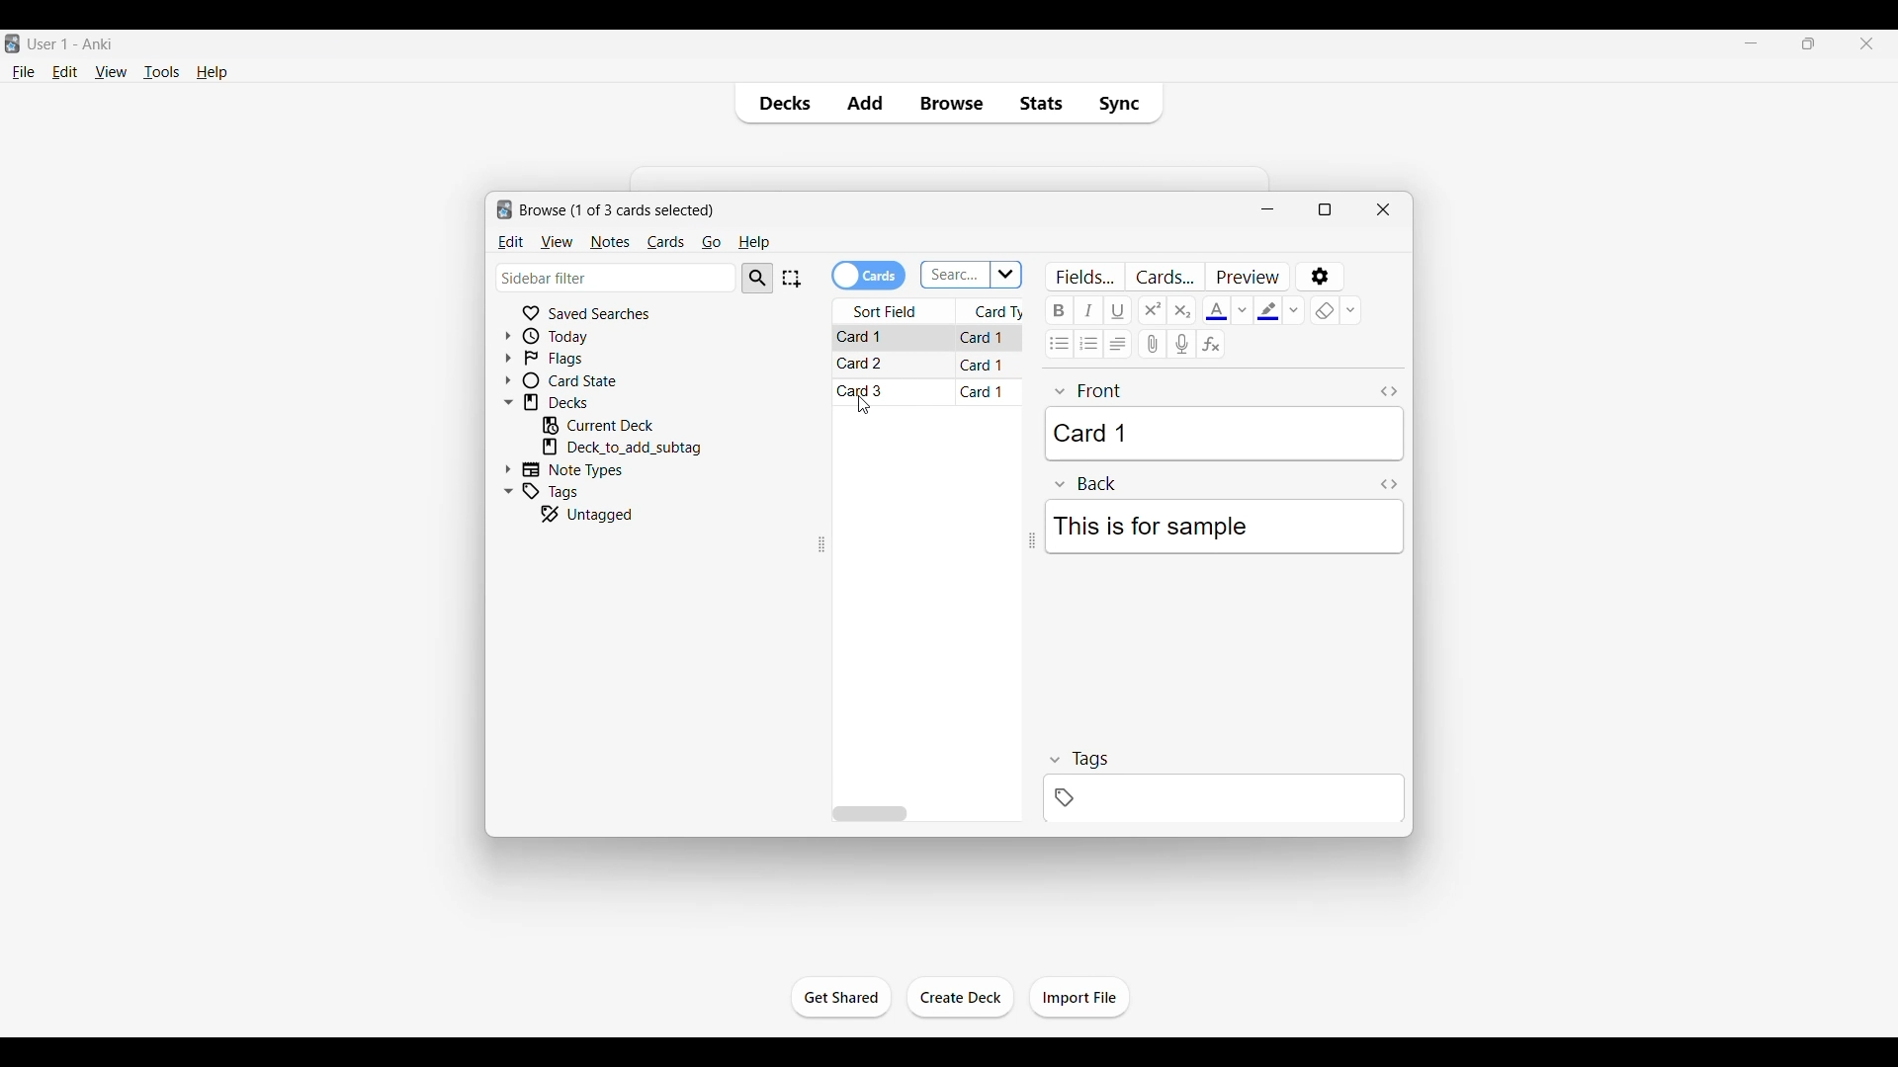 The image size is (1898, 1067). Describe the element at coordinates (1152, 344) in the screenshot. I see `Attach audio/video/picture` at that location.